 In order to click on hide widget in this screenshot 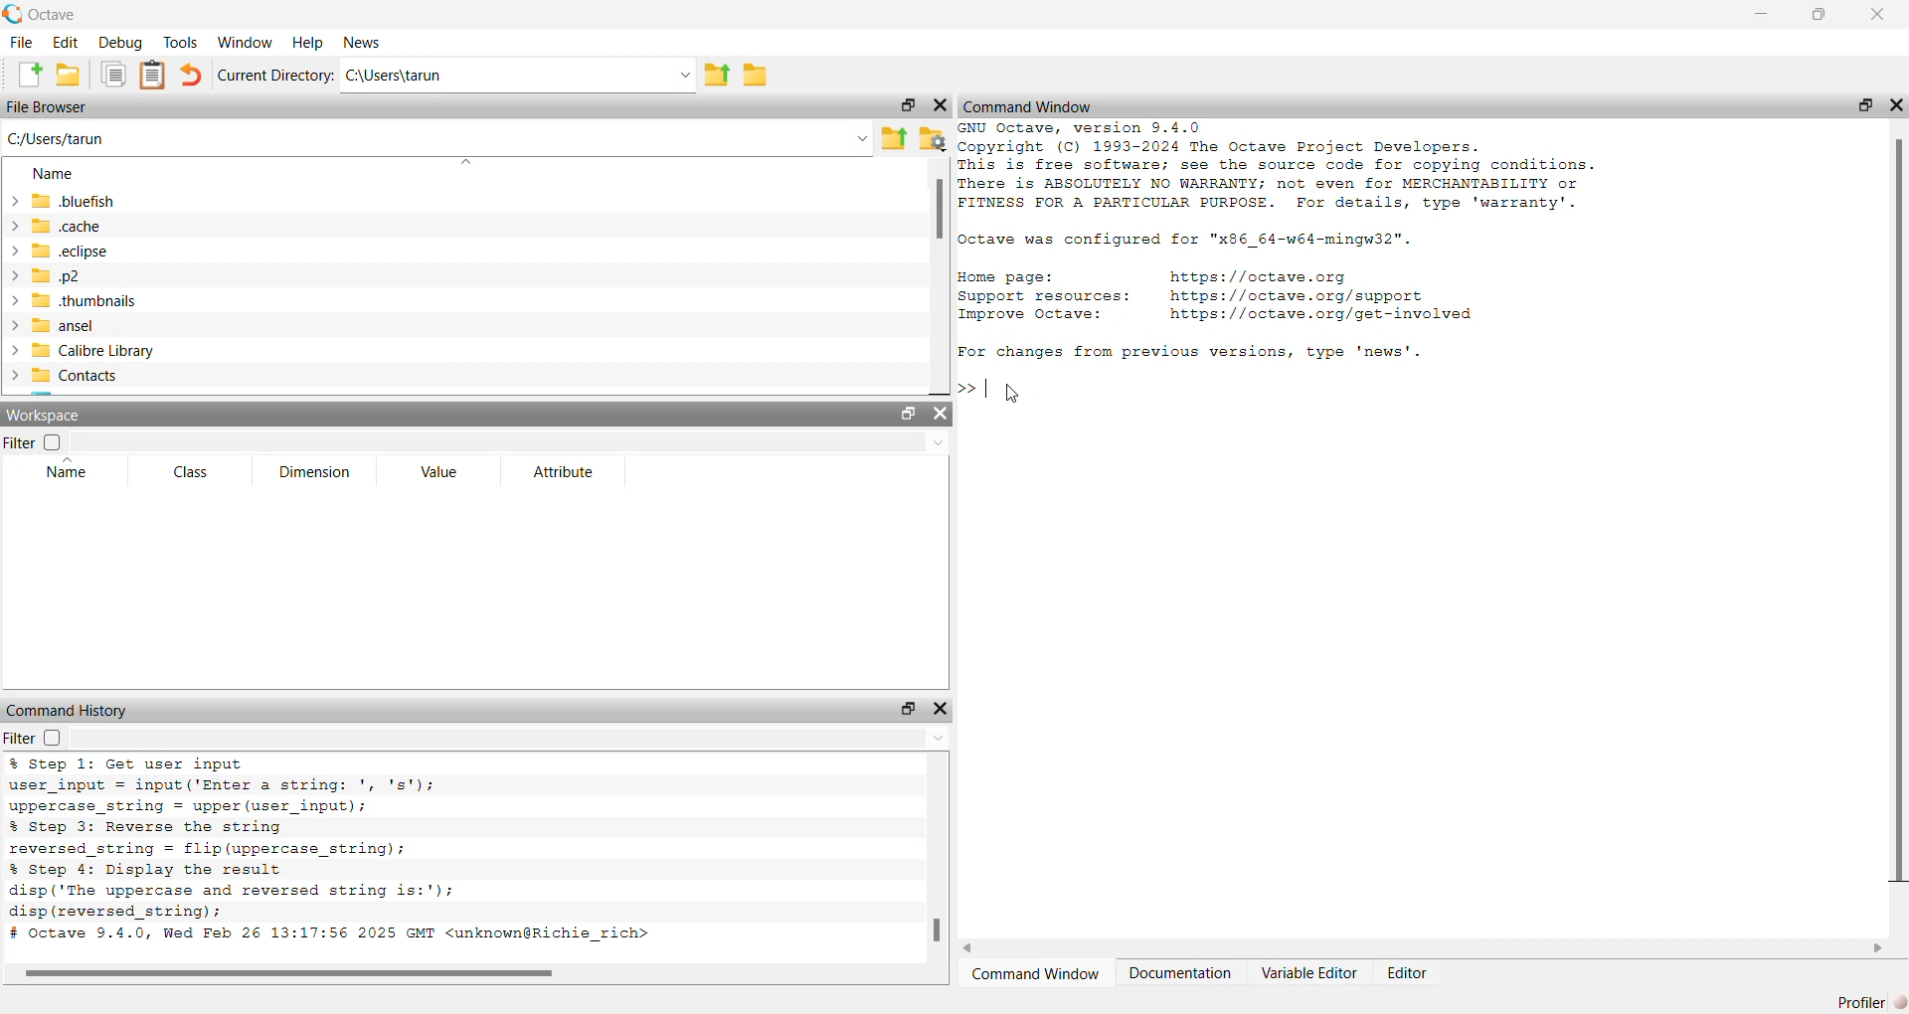, I will do `click(945, 412)`.